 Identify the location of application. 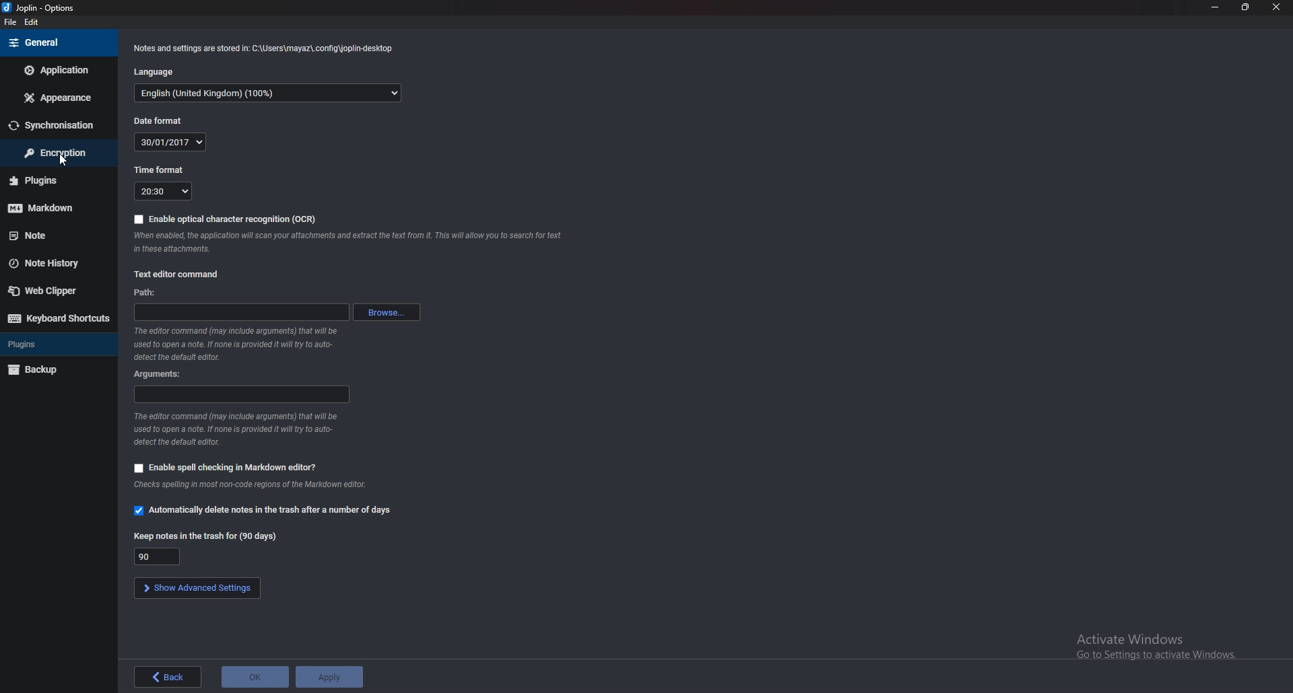
(56, 70).